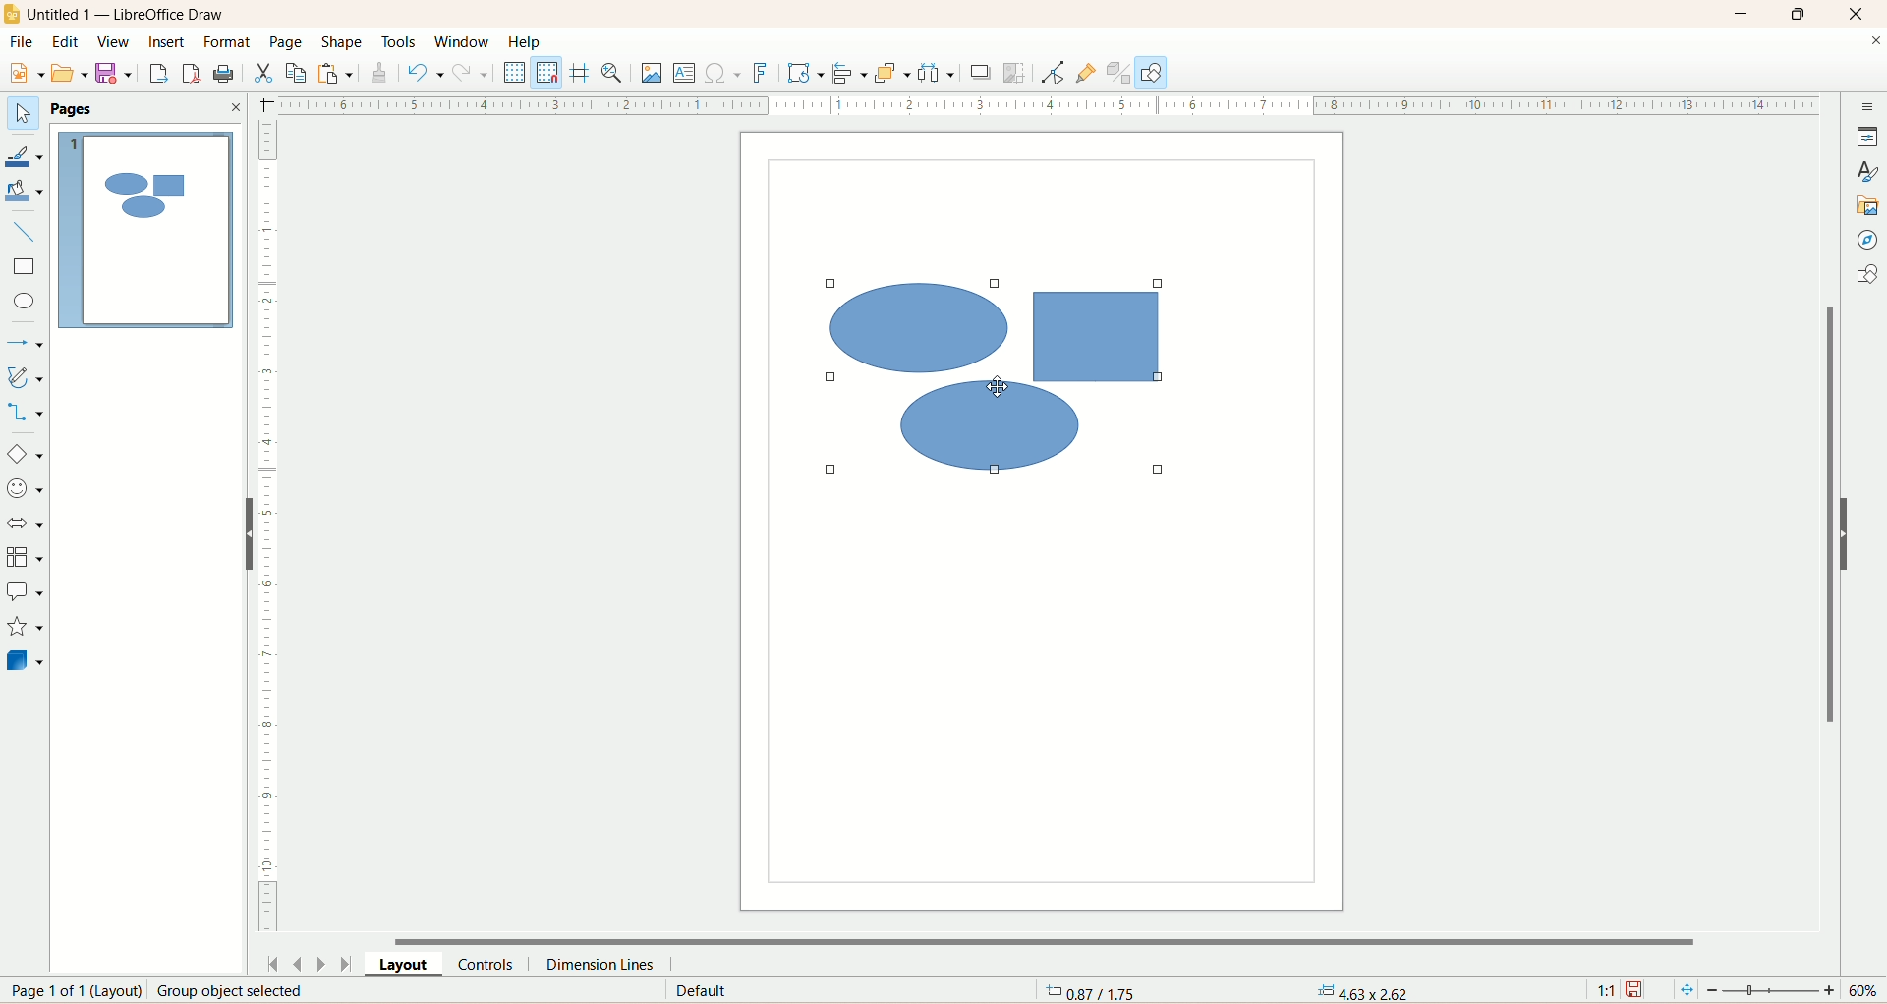 Image resolution: width=1887 pixels, height=1004 pixels. I want to click on fill color, so click(28, 192).